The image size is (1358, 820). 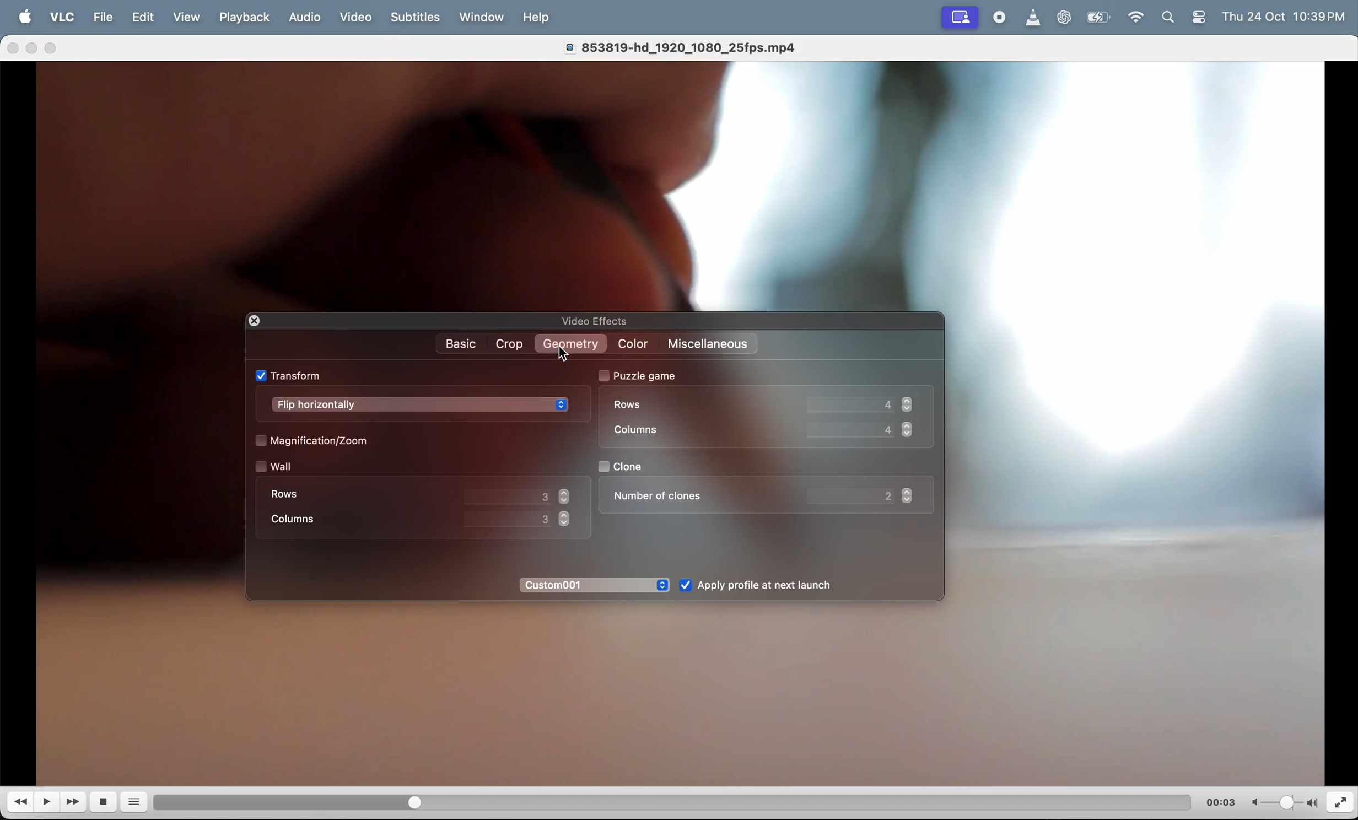 What do you see at coordinates (654, 377) in the screenshot?
I see `puzzle game` at bounding box center [654, 377].